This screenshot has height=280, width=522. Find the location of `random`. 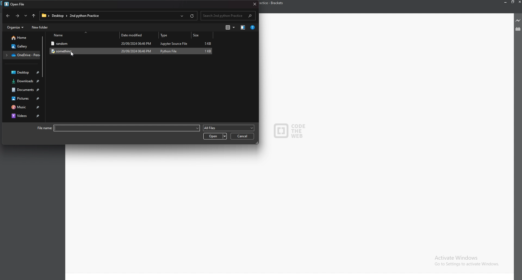

random is located at coordinates (81, 44).